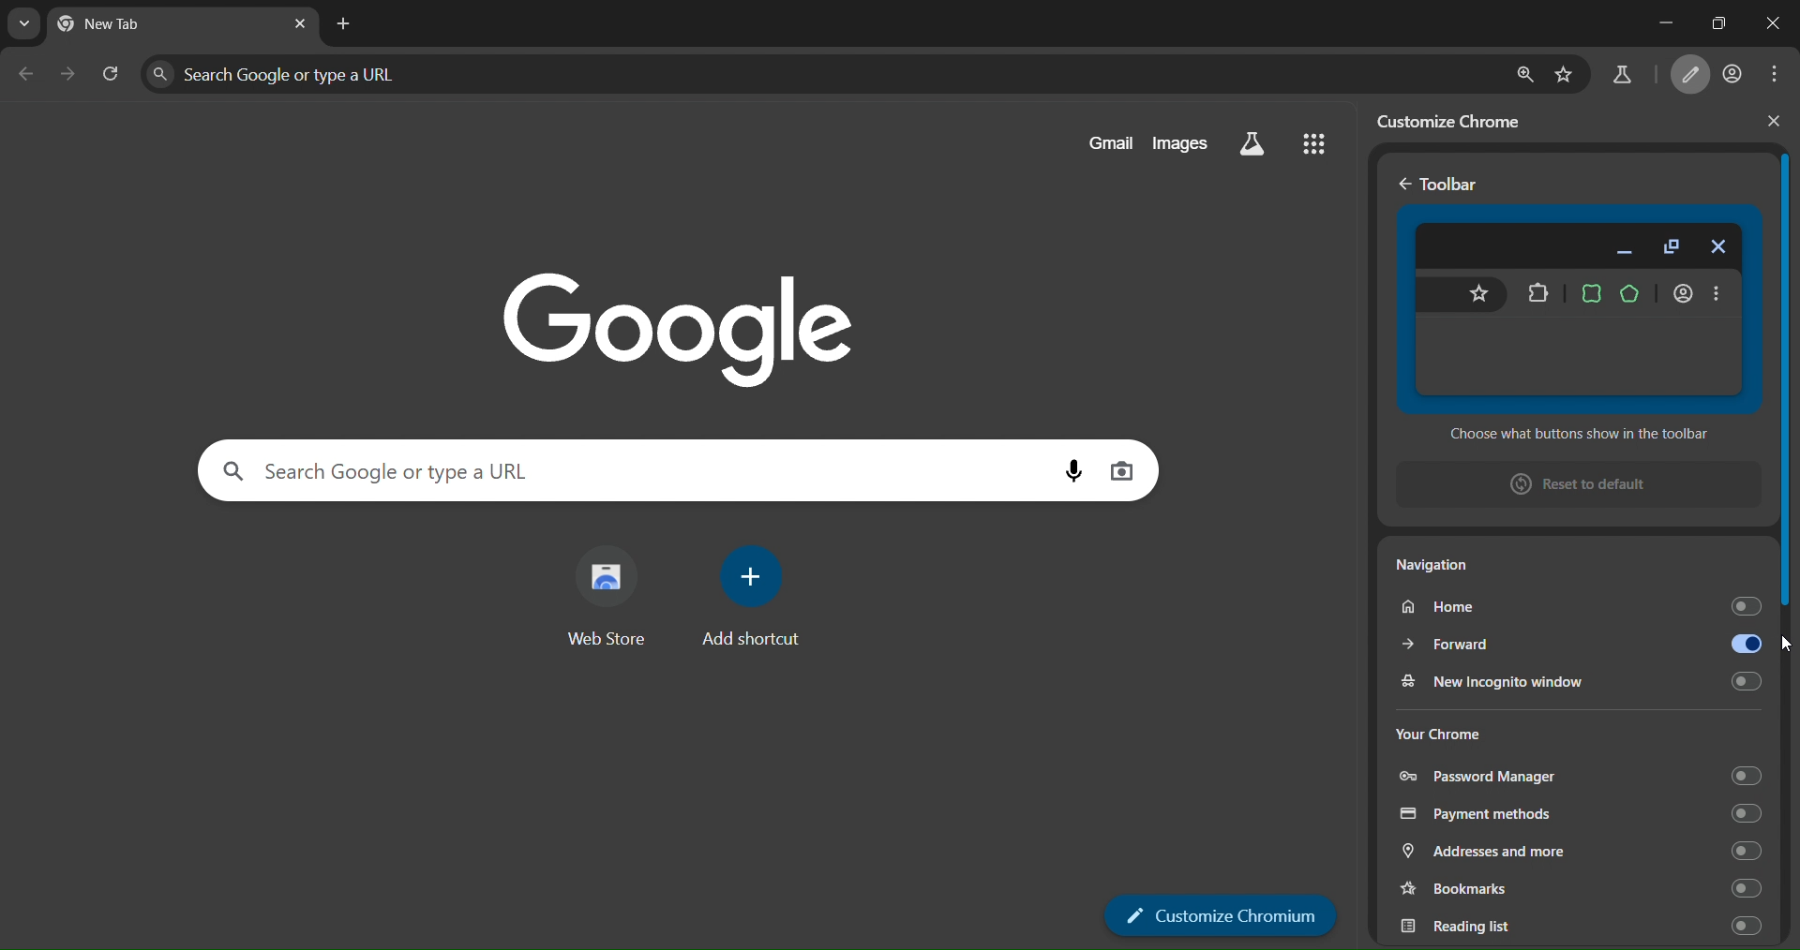  What do you see at coordinates (130, 26) in the screenshot?
I see `current tab` at bounding box center [130, 26].